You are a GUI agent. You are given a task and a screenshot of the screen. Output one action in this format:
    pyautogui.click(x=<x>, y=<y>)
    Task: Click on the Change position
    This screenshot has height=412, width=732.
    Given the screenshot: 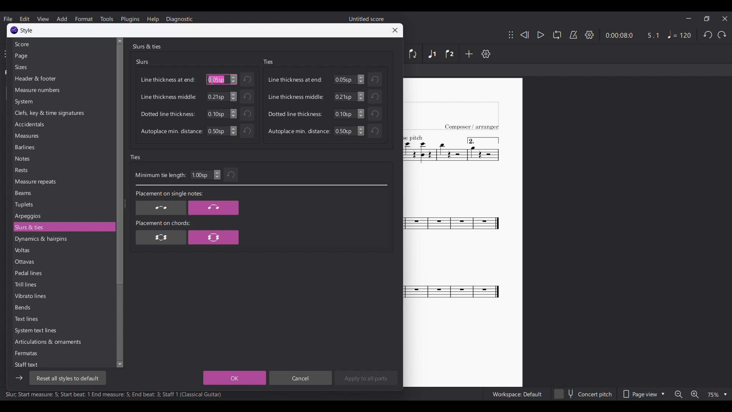 What is the action you would take?
    pyautogui.click(x=511, y=35)
    